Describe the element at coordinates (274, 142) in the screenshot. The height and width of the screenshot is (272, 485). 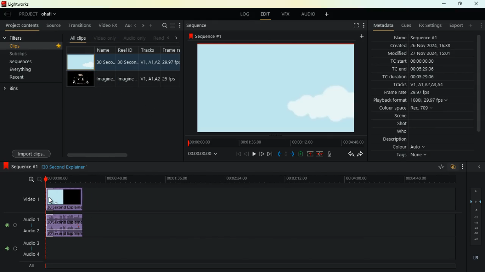
I see `timeline` at that location.